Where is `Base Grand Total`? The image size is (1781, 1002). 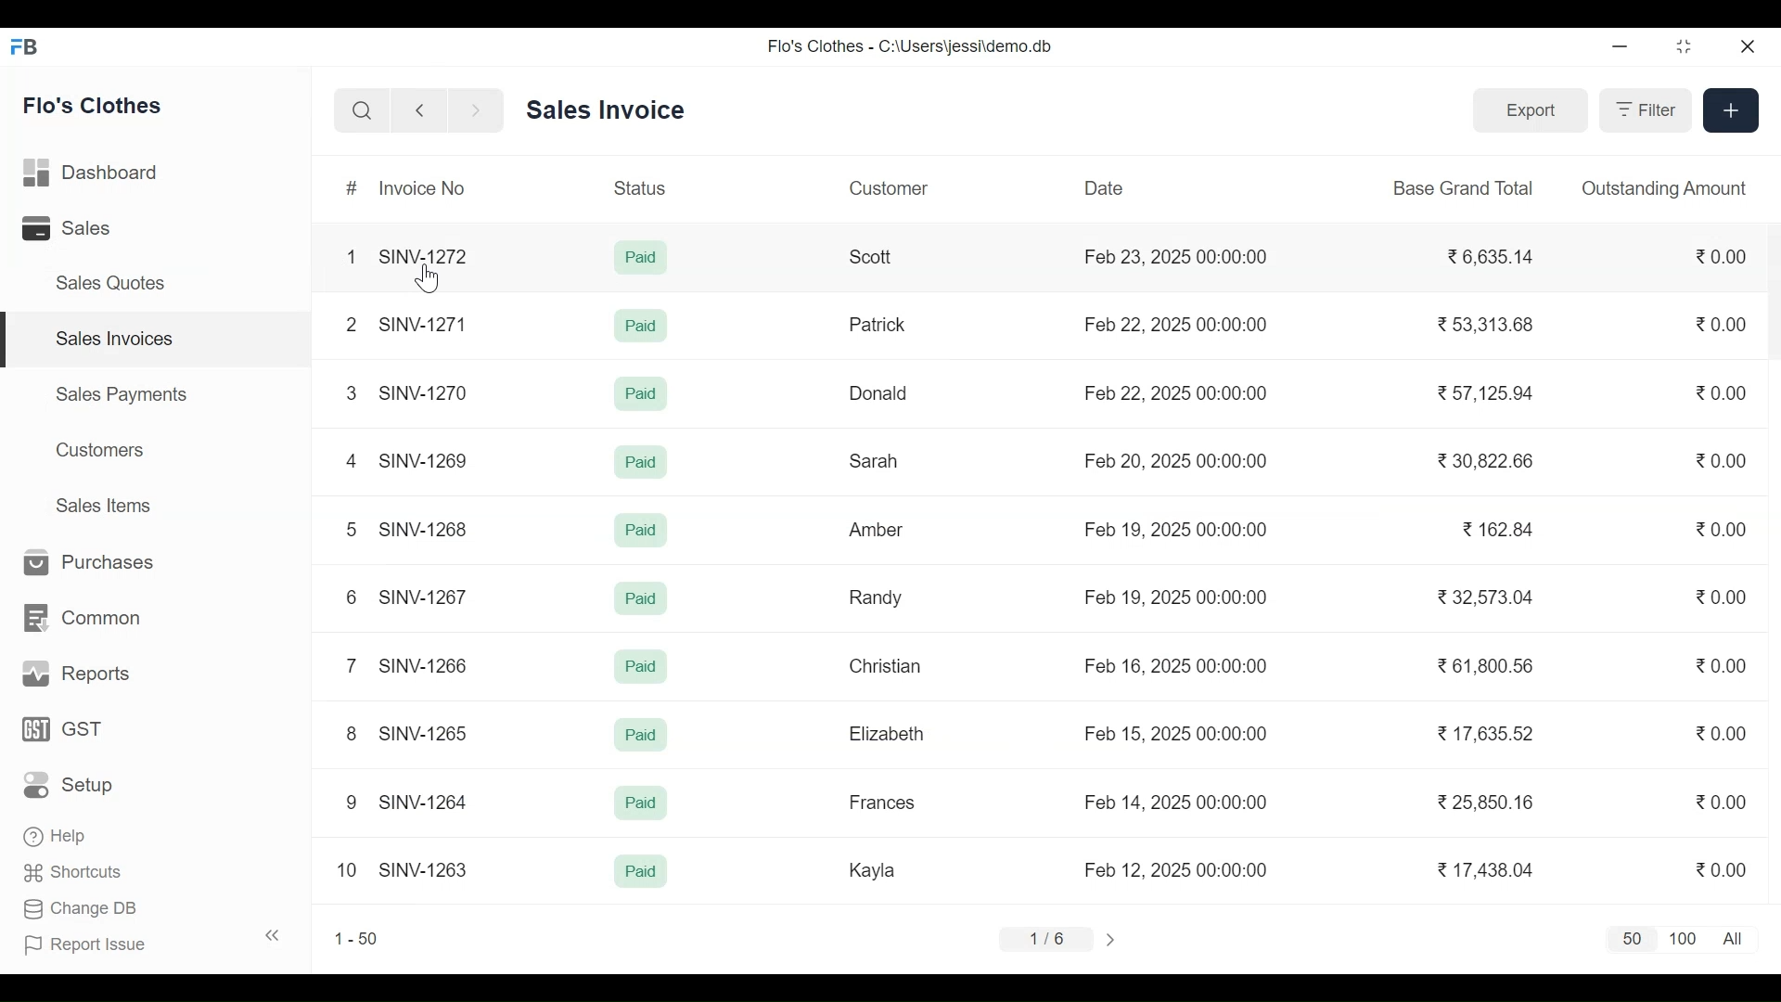
Base Grand Total is located at coordinates (1465, 188).